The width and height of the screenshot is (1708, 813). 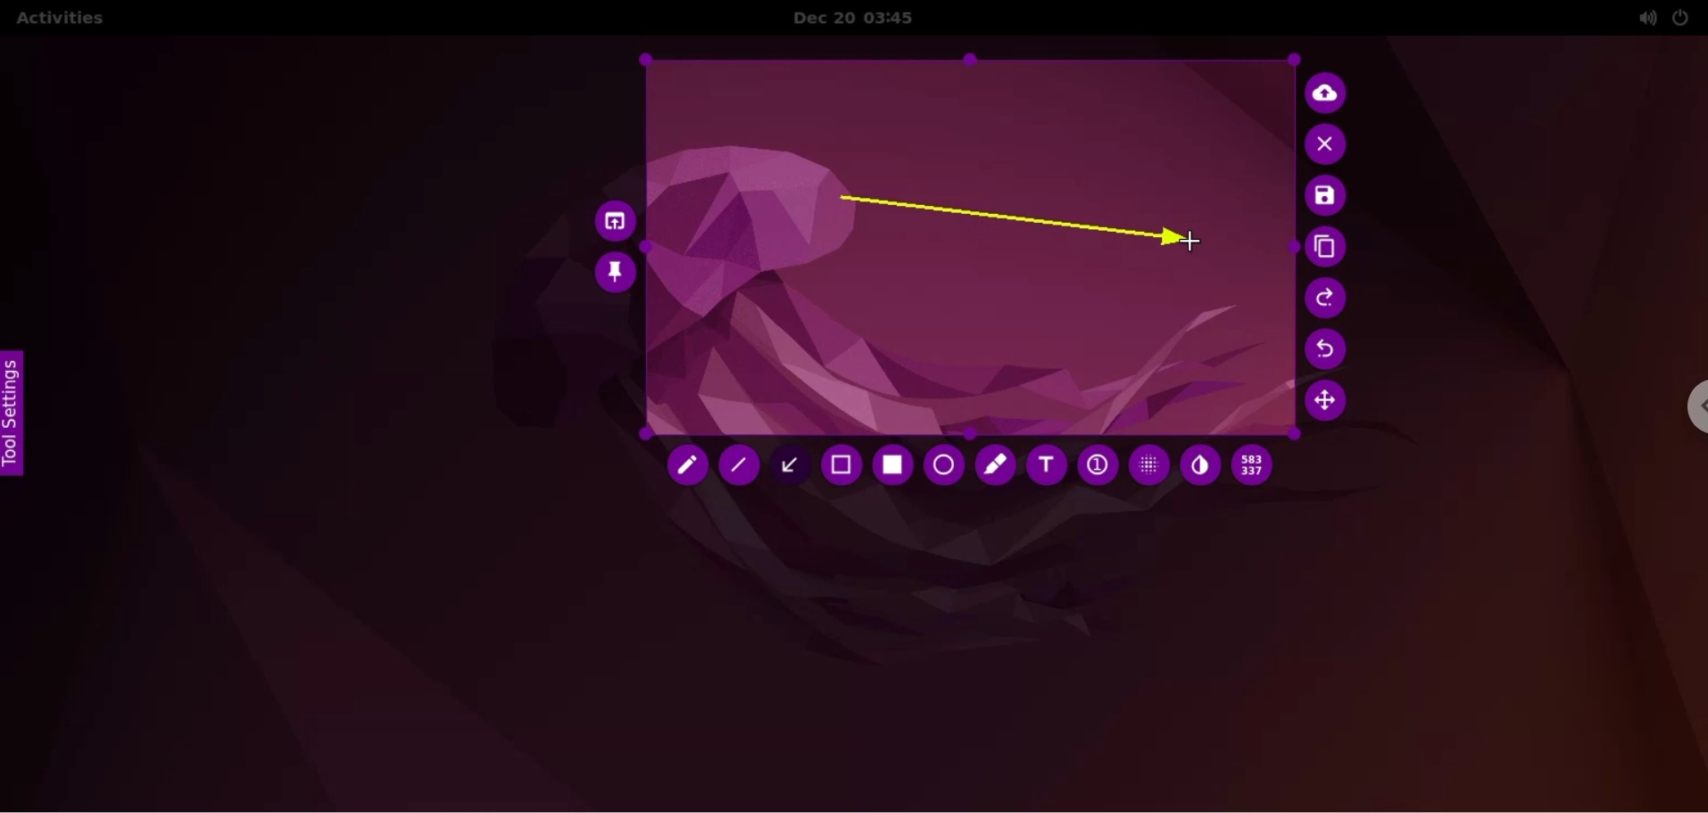 I want to click on cursor, so click(x=1192, y=242).